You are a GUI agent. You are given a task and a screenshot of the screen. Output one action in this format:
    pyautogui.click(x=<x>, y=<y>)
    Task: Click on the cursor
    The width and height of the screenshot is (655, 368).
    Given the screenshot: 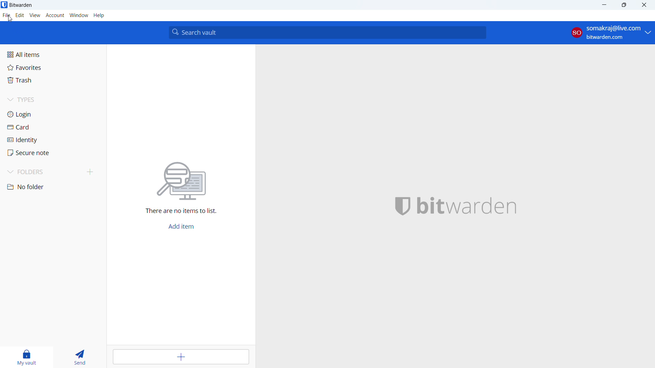 What is the action you would take?
    pyautogui.click(x=9, y=18)
    